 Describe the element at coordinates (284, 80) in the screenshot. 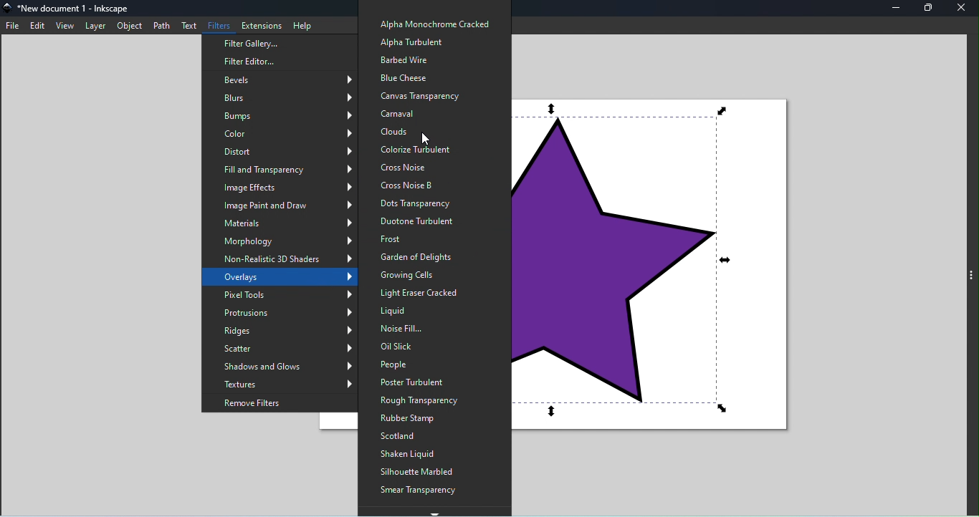

I see `Bevels` at that location.